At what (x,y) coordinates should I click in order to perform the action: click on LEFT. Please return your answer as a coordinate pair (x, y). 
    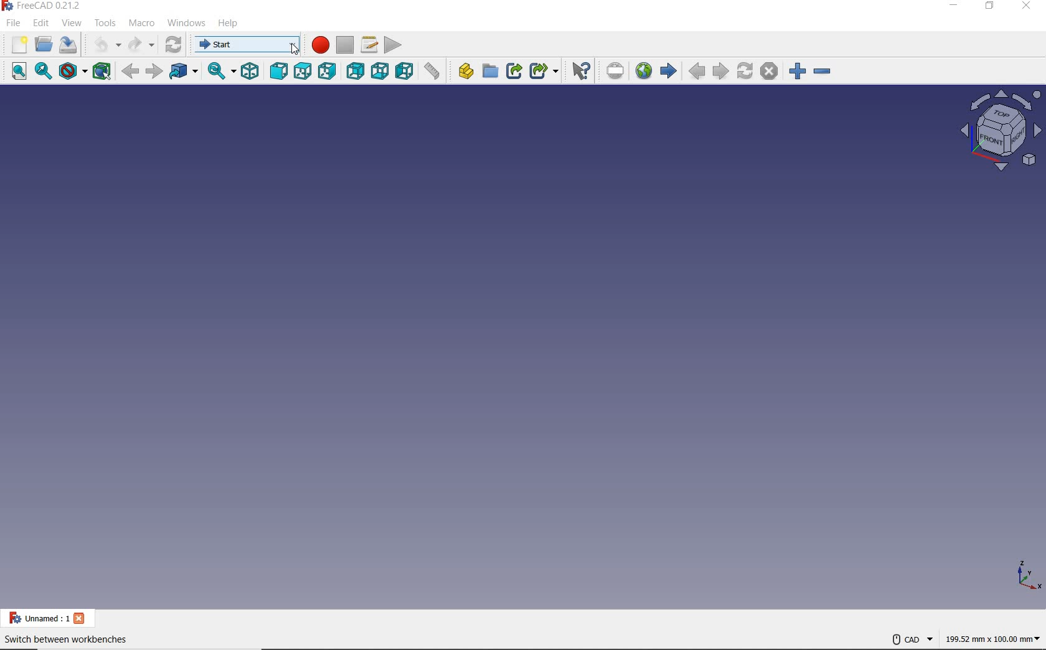
    Looking at the image, I should click on (405, 70).